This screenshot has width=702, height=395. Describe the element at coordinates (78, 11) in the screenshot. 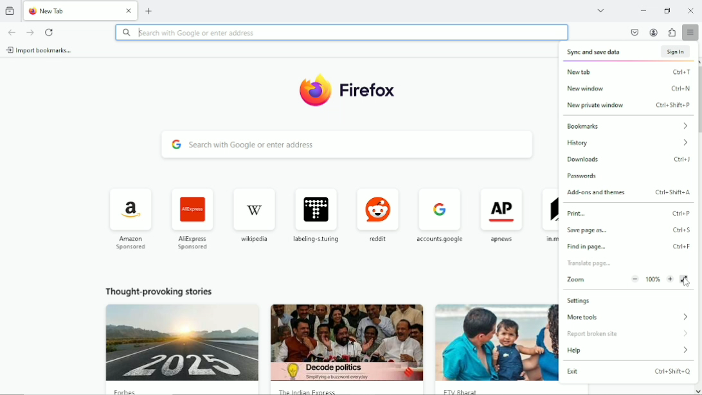

I see `new tab` at that location.